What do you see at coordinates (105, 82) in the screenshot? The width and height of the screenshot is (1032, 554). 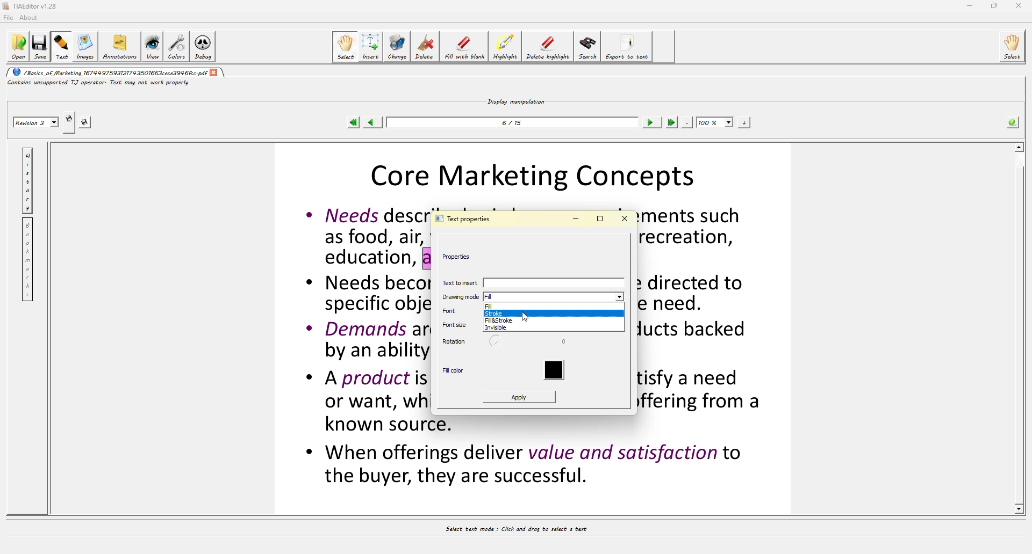 I see `contains unsupported TJ operator. Text may not work properly.` at bounding box center [105, 82].